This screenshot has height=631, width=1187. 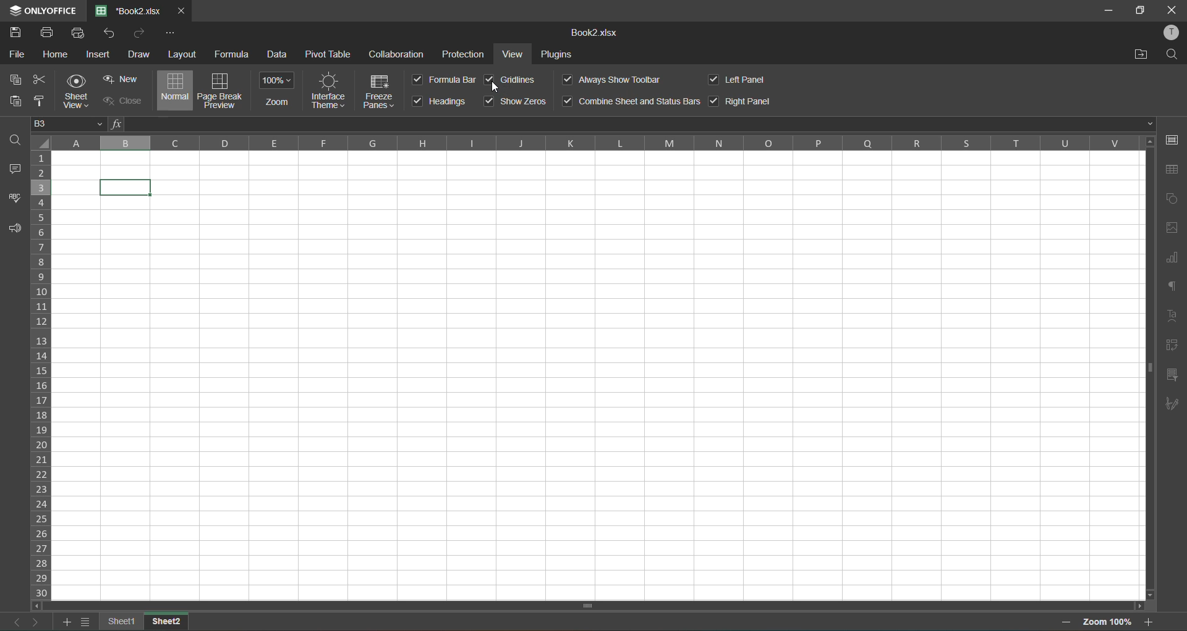 What do you see at coordinates (513, 80) in the screenshot?
I see `gridlines` at bounding box center [513, 80].